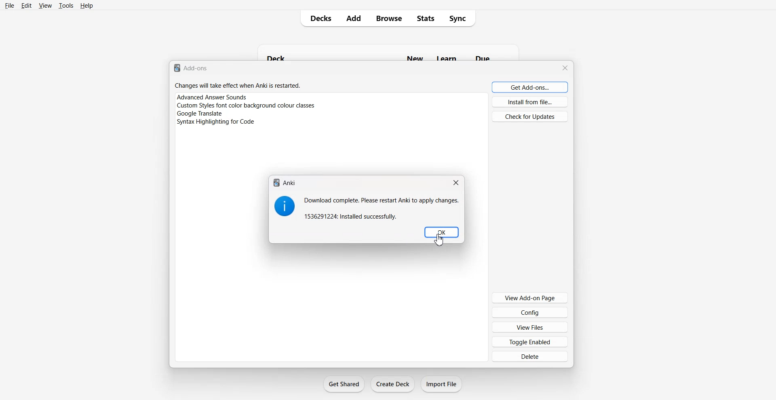  I want to click on View Files, so click(530, 327).